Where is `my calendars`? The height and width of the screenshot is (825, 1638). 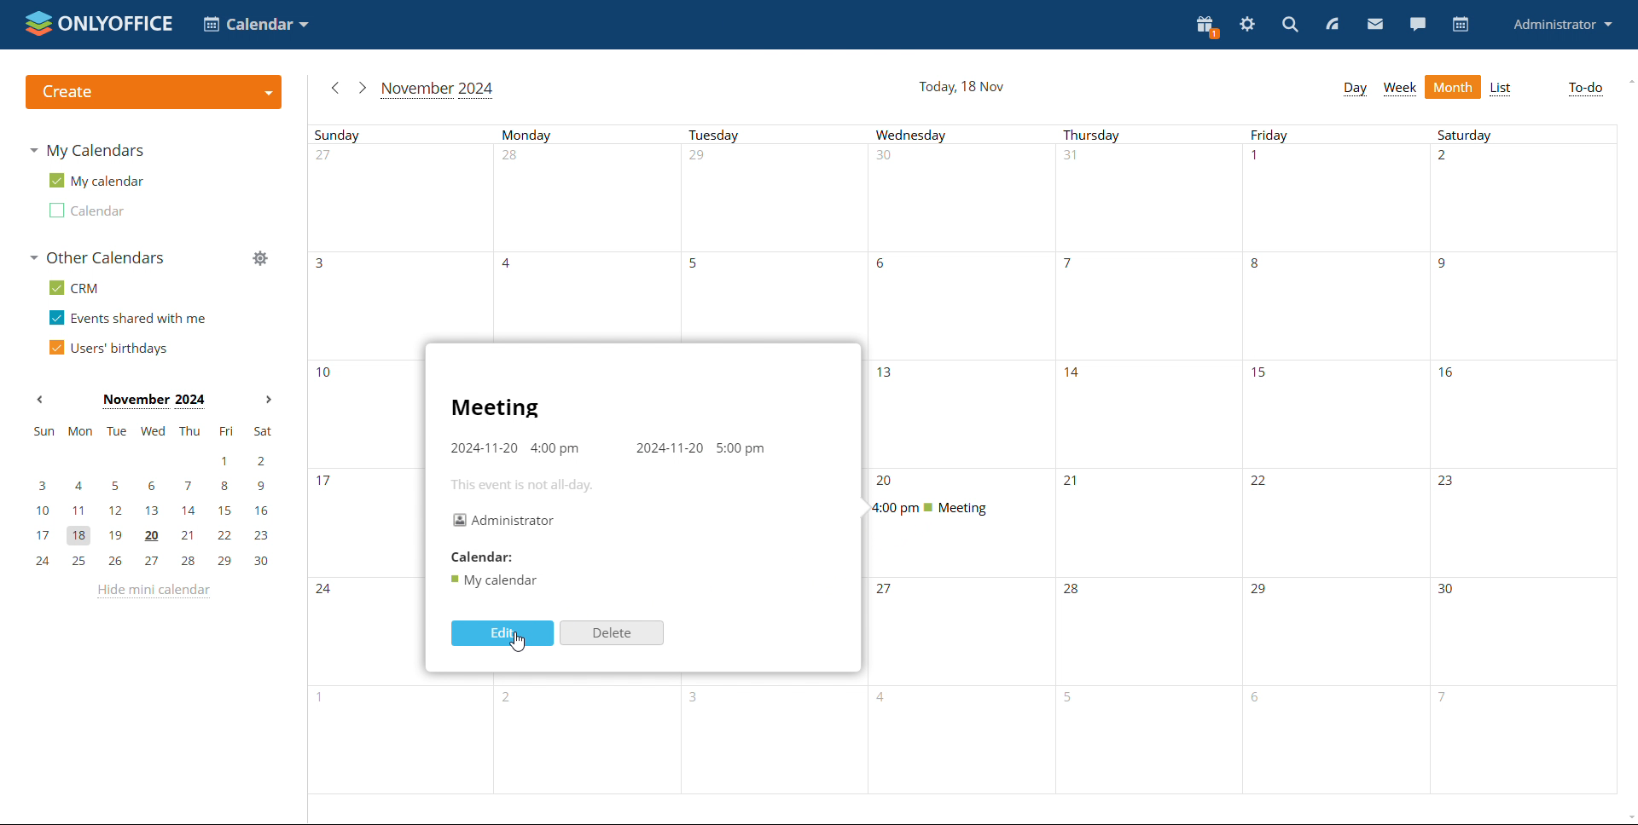 my calendars is located at coordinates (87, 151).